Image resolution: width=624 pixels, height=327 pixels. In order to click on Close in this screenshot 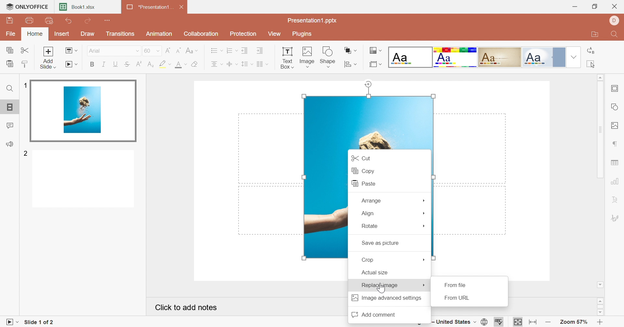, I will do `click(616, 6)`.